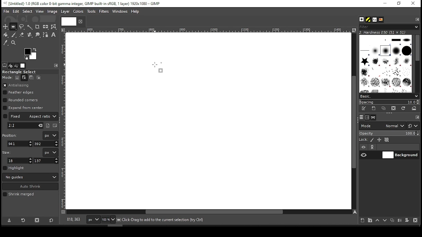 Image resolution: width=422 pixels, height=237 pixels. What do you see at coordinates (21, 100) in the screenshot?
I see `rounded corners` at bounding box center [21, 100].